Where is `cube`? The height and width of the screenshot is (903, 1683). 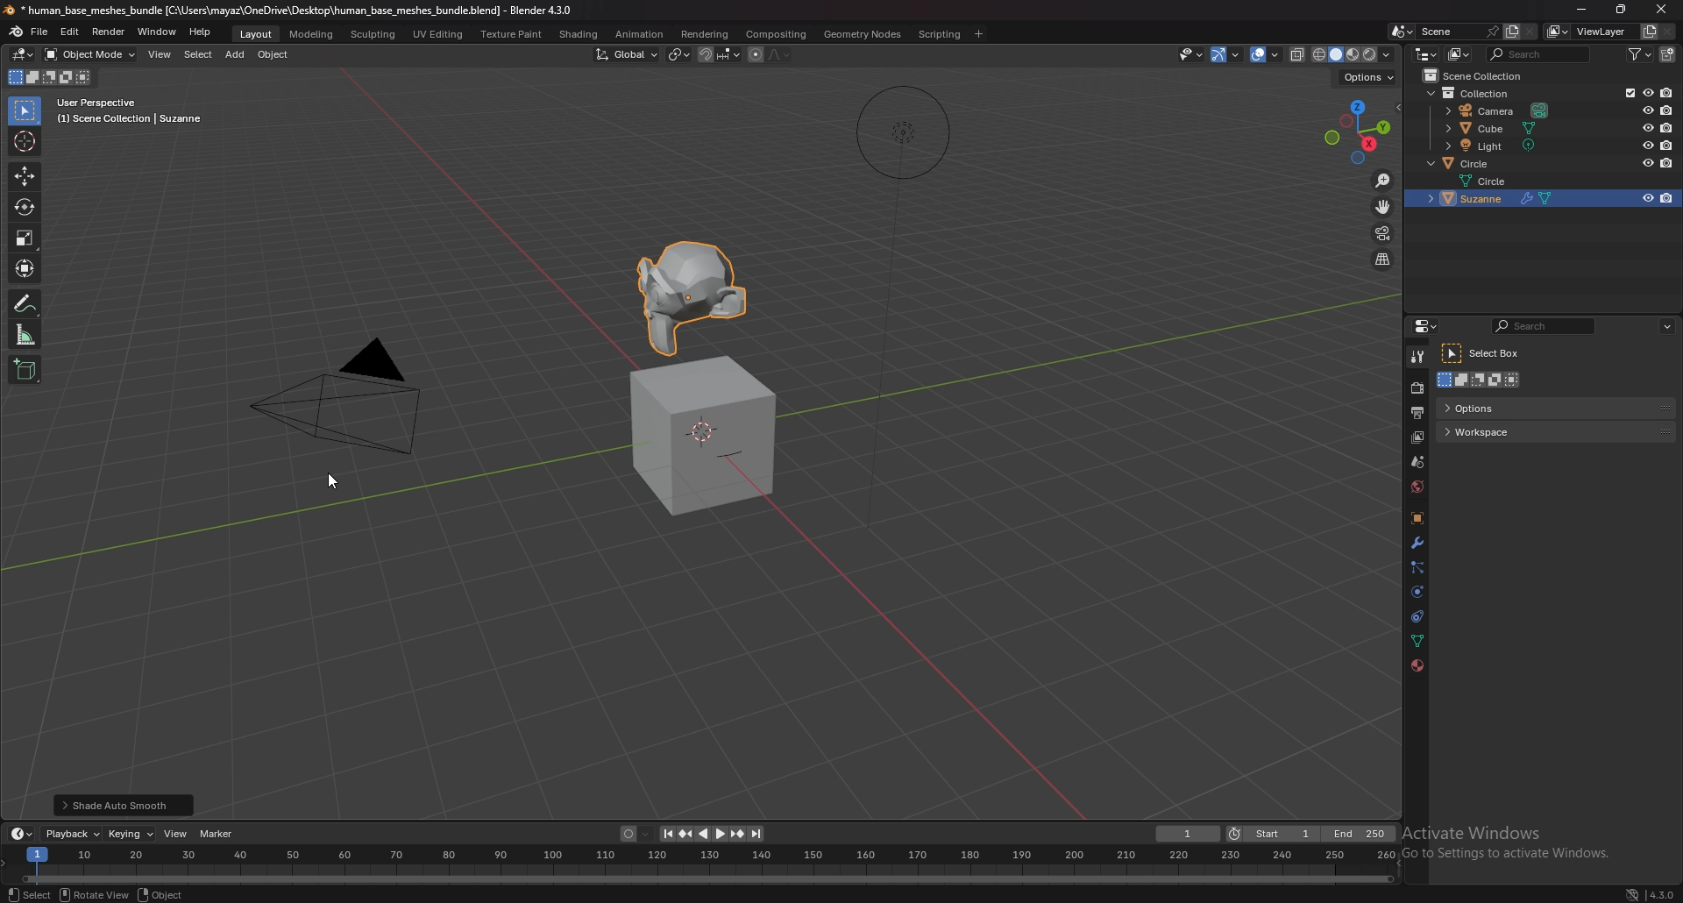
cube is located at coordinates (1491, 128).